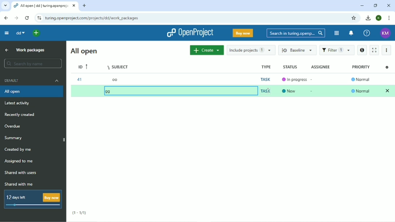  What do you see at coordinates (290, 67) in the screenshot?
I see `Status` at bounding box center [290, 67].